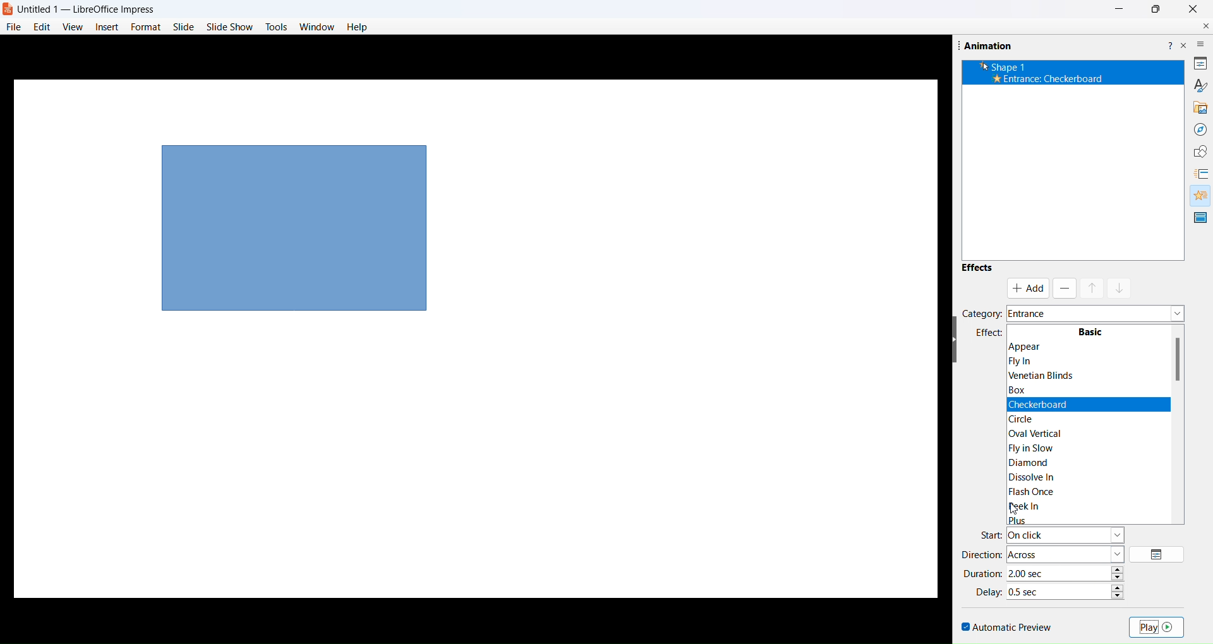 The width and height of the screenshot is (1213, 644). I want to click on file, so click(15, 27).